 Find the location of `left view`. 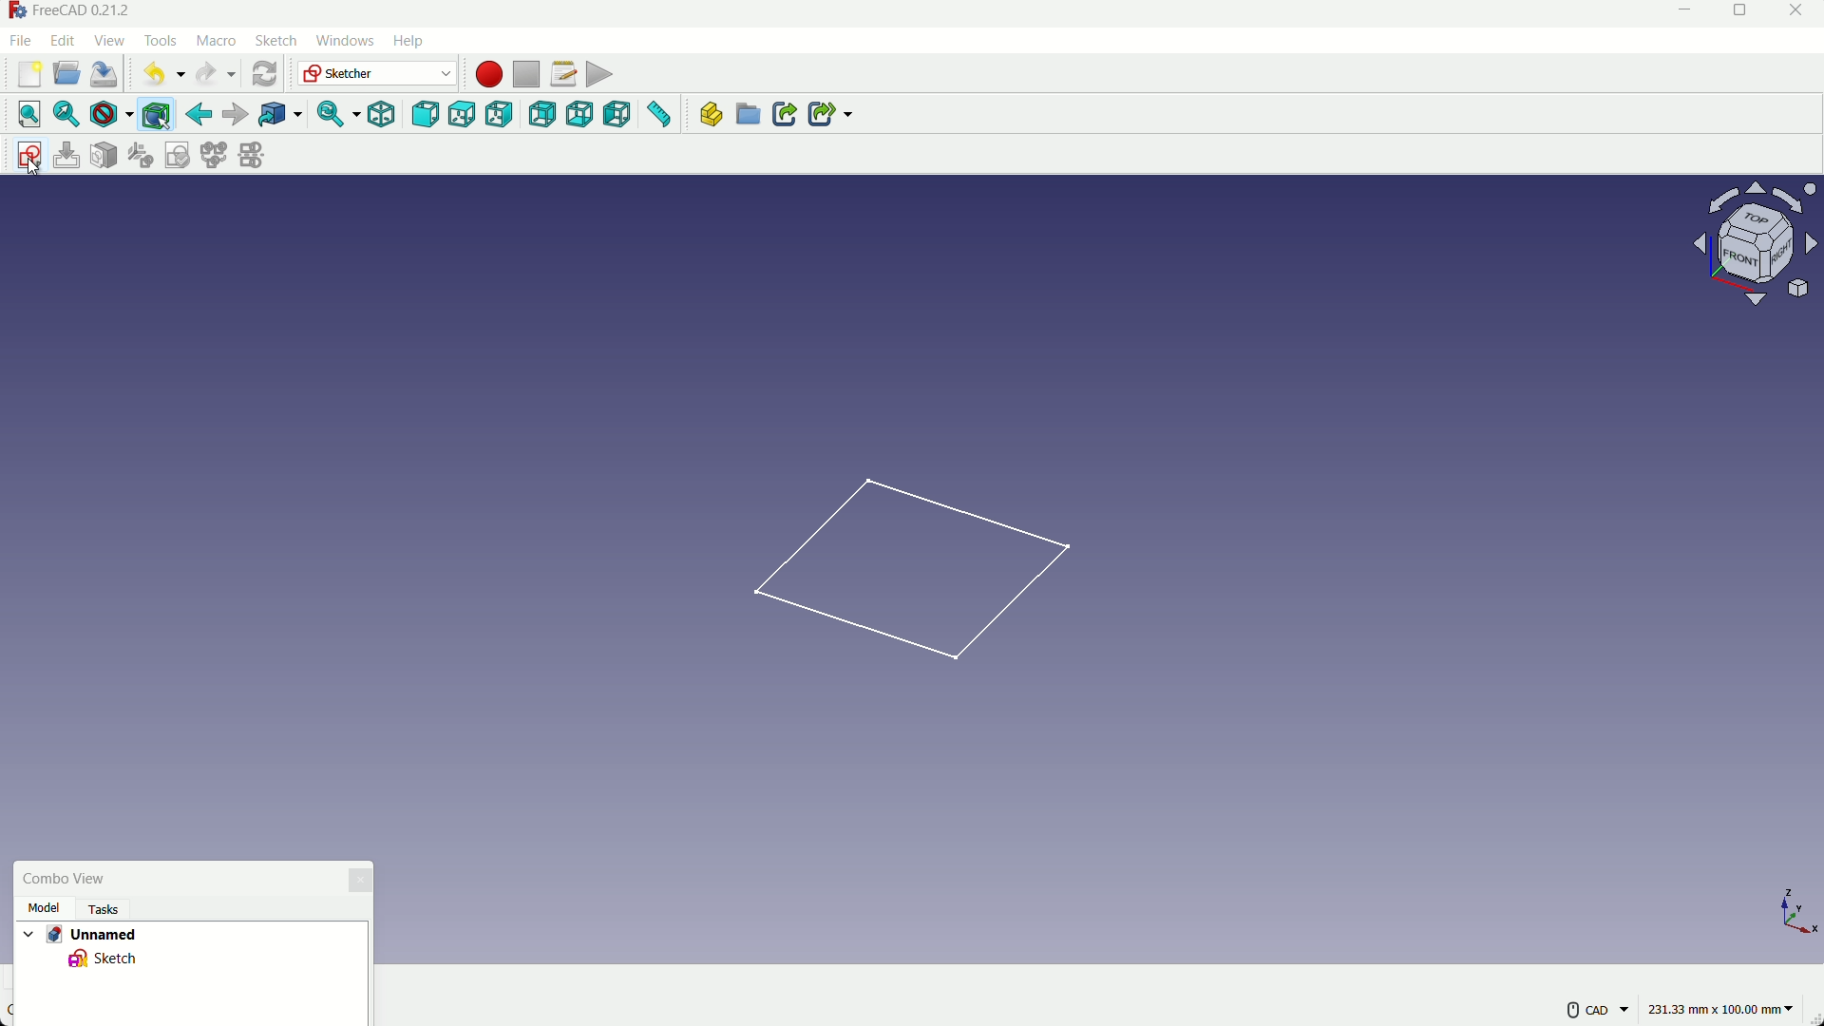

left view is located at coordinates (614, 113).